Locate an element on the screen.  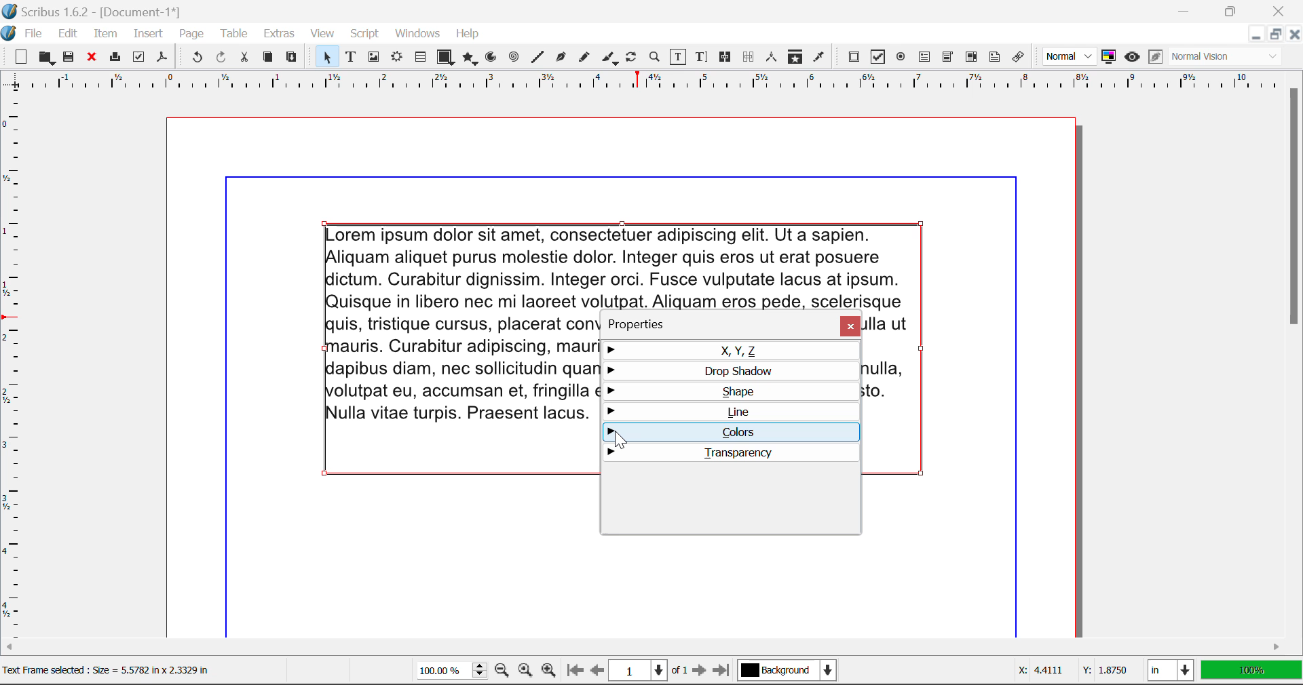
Zoom to 100% is located at coordinates (526, 672).